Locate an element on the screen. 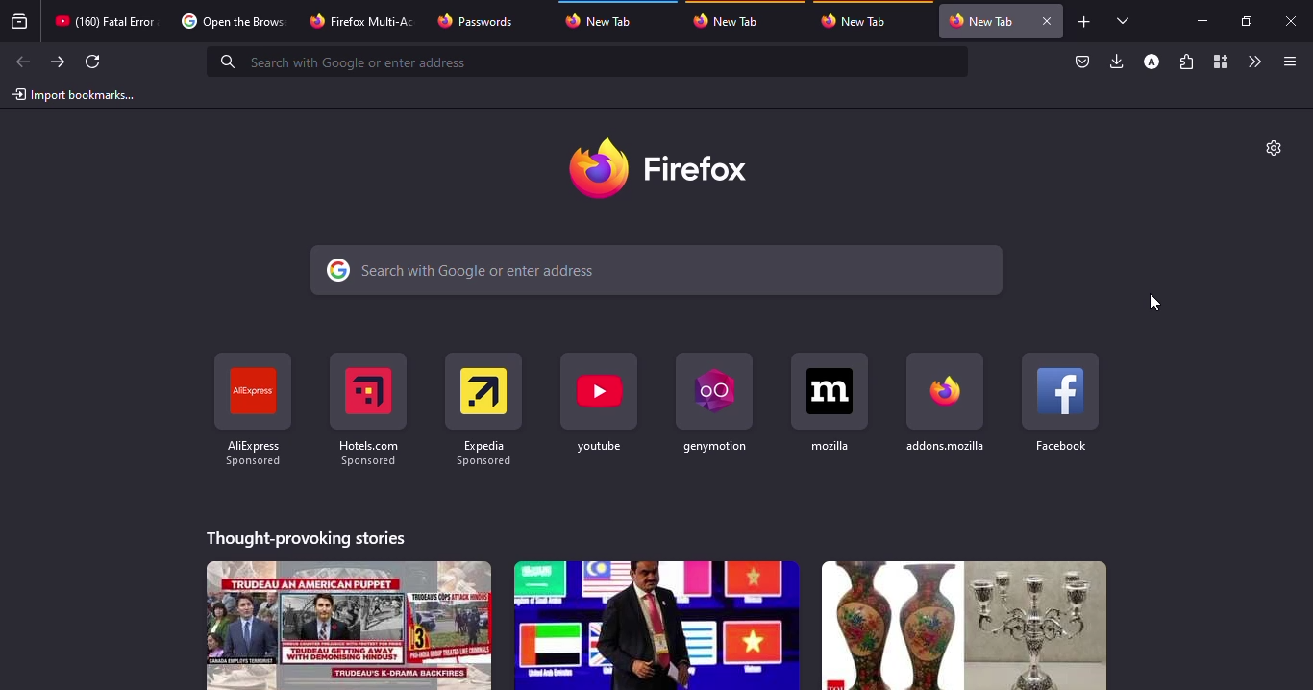  maximize is located at coordinates (1245, 21).